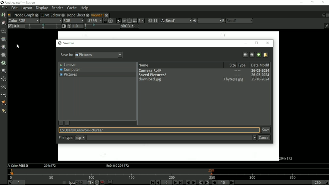 This screenshot has height=185, width=329. What do you see at coordinates (14, 8) in the screenshot?
I see `Edit` at bounding box center [14, 8].